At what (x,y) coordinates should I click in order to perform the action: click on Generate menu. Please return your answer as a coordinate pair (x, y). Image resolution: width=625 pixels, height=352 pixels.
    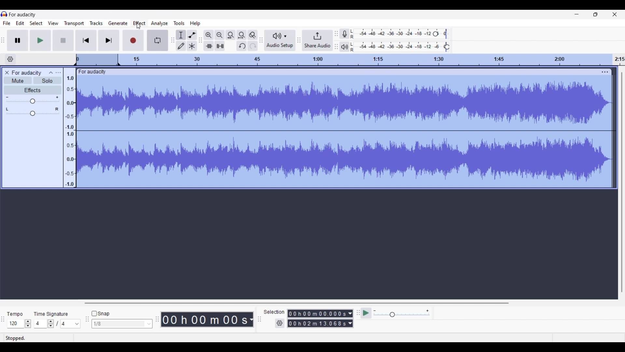
    Looking at the image, I should click on (118, 23).